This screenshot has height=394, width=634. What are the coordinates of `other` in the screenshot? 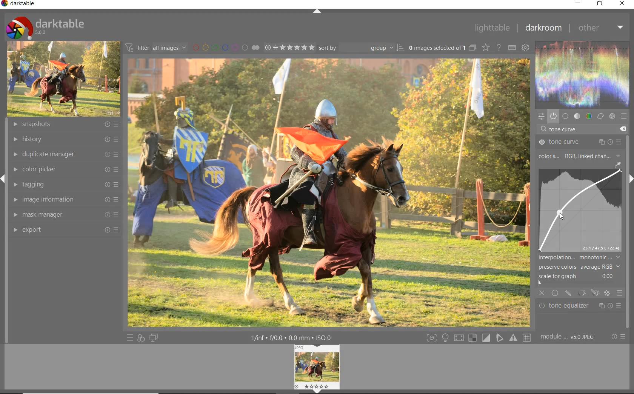 It's located at (600, 28).